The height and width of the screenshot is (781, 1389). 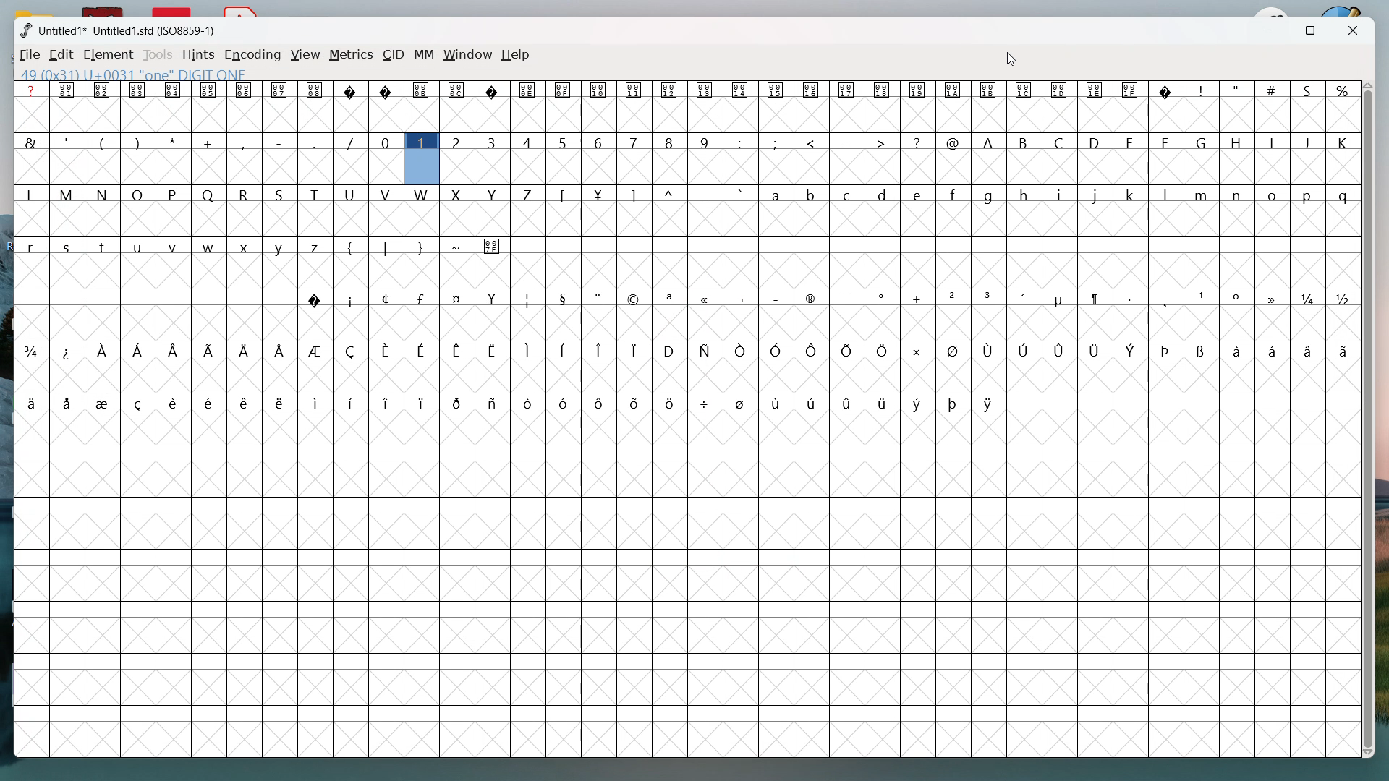 What do you see at coordinates (1372, 419) in the screenshot?
I see `vertical scrollbar` at bounding box center [1372, 419].